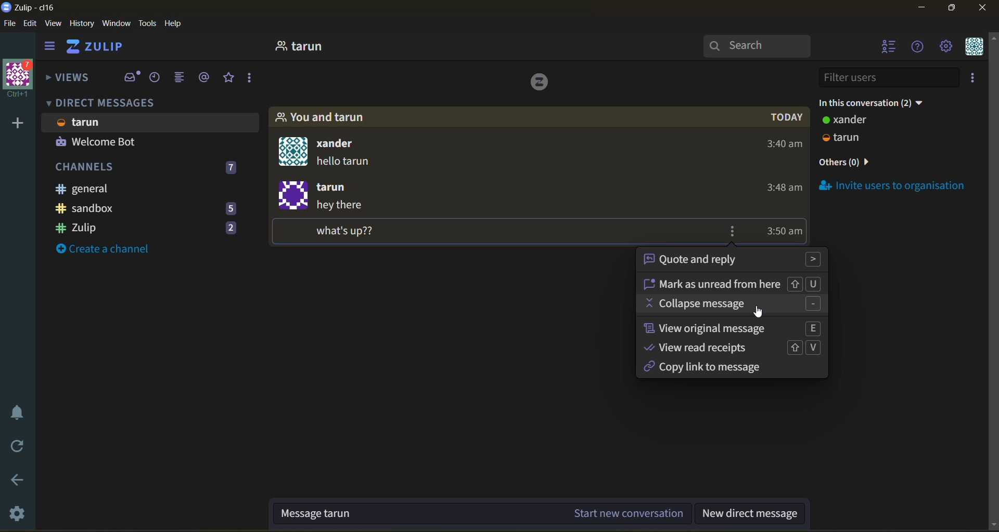  I want to click on people in conversation, so click(322, 117).